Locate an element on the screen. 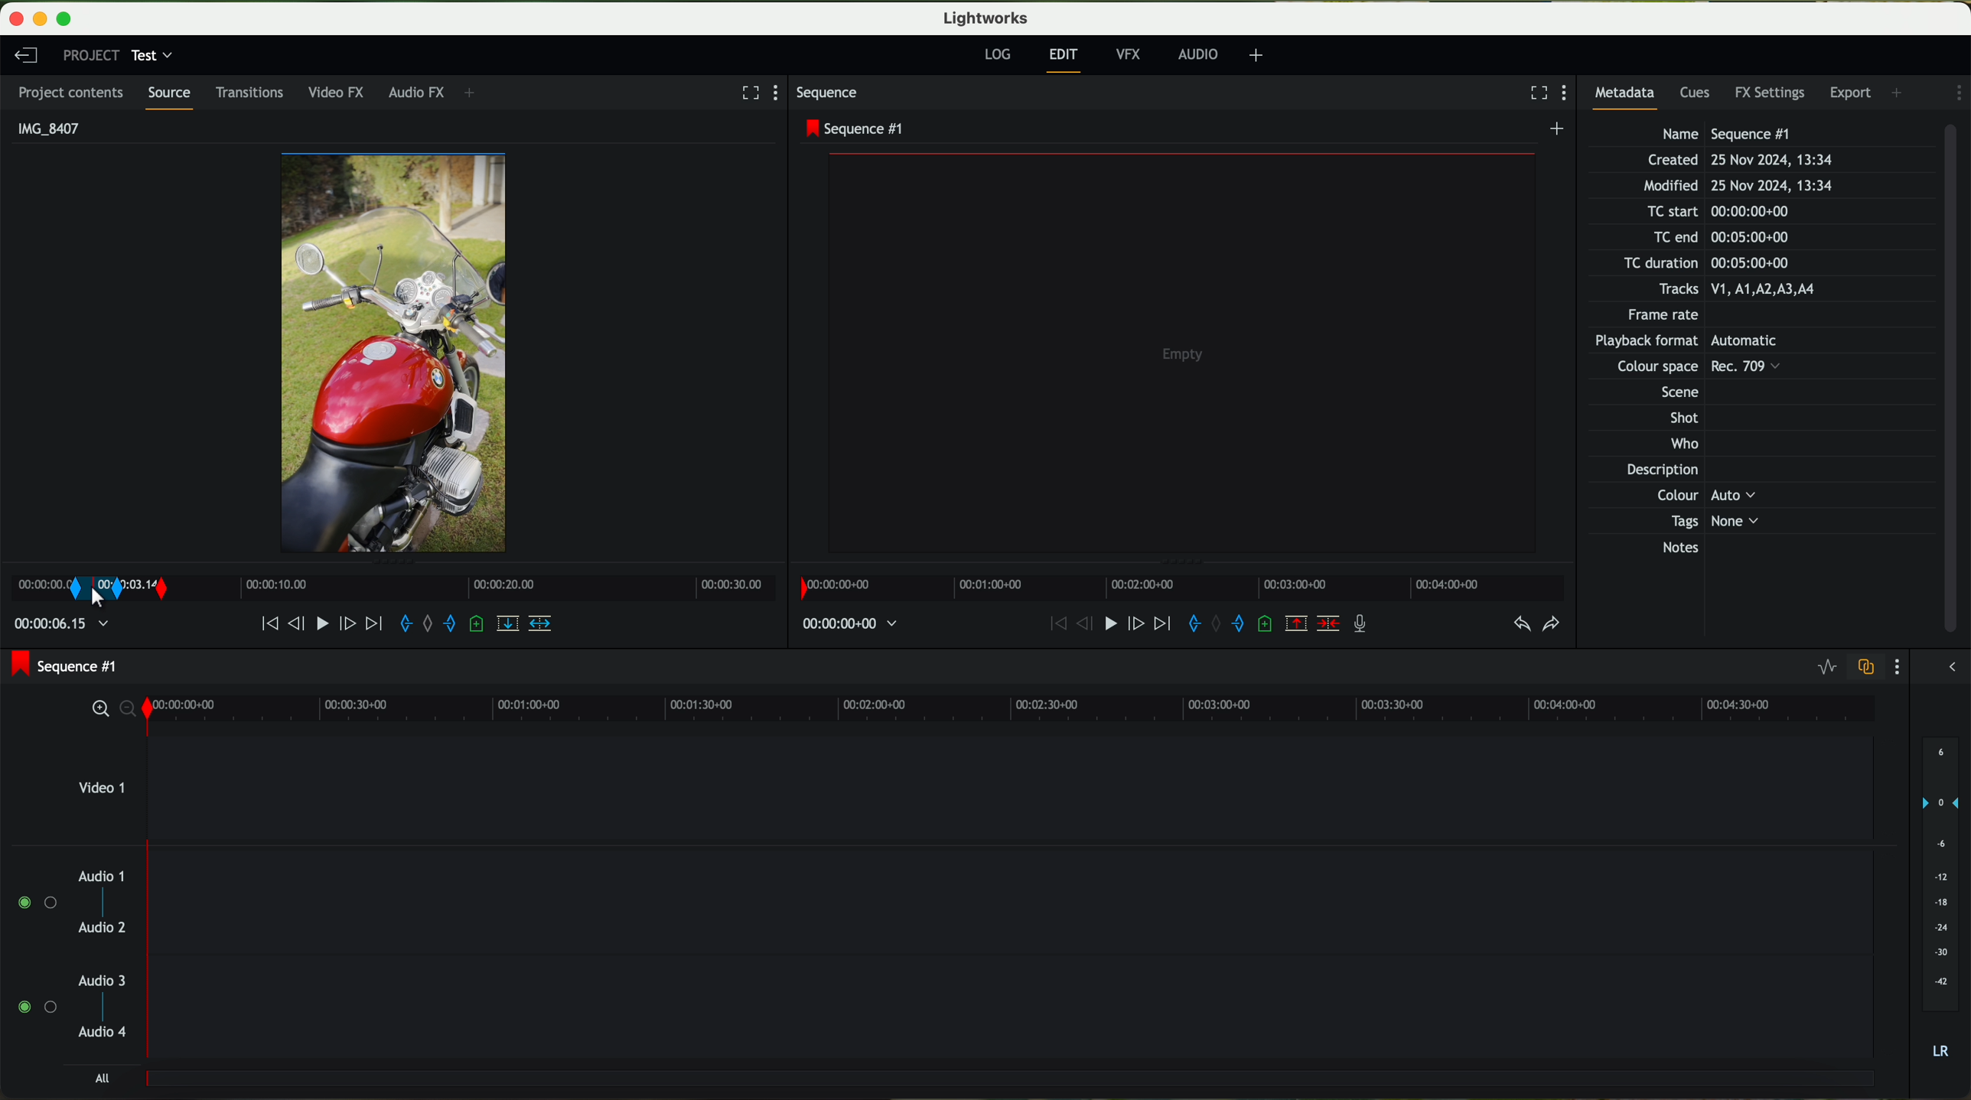   is located at coordinates (1682, 369).